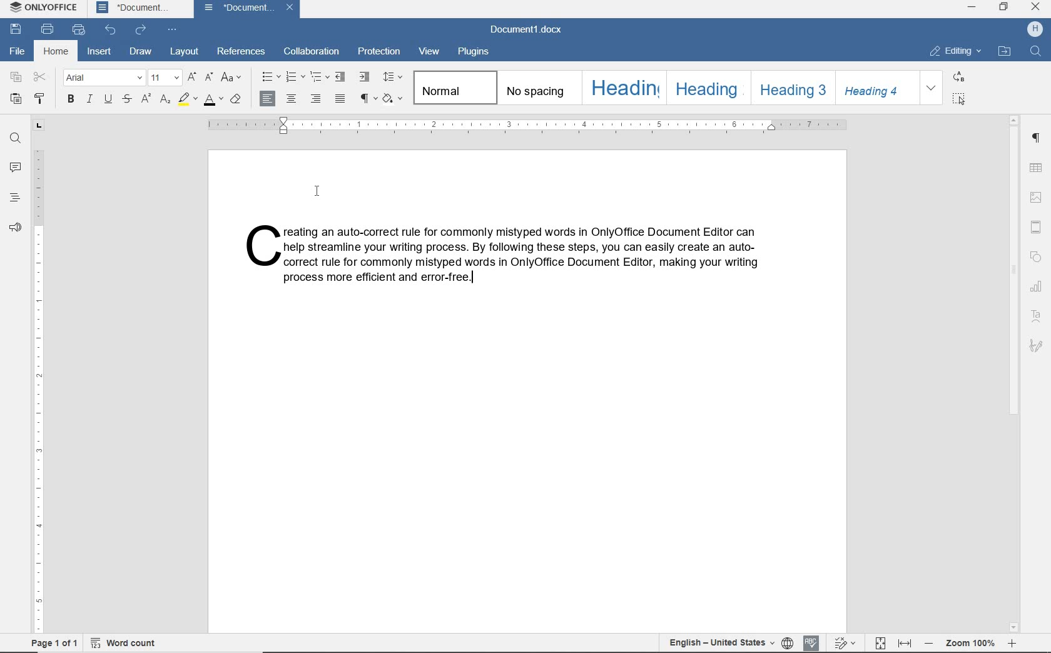  I want to click on OPEN FILE LOCTION, so click(1005, 52).